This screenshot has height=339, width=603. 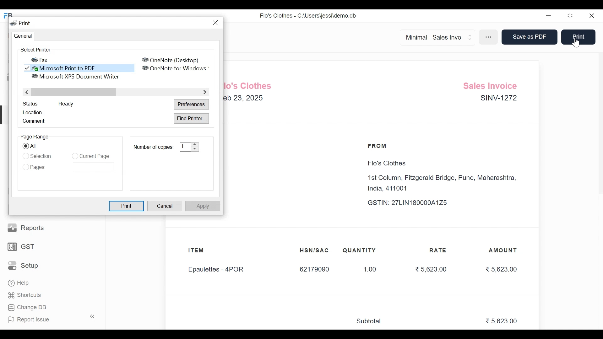 What do you see at coordinates (25, 146) in the screenshot?
I see `select` at bounding box center [25, 146].